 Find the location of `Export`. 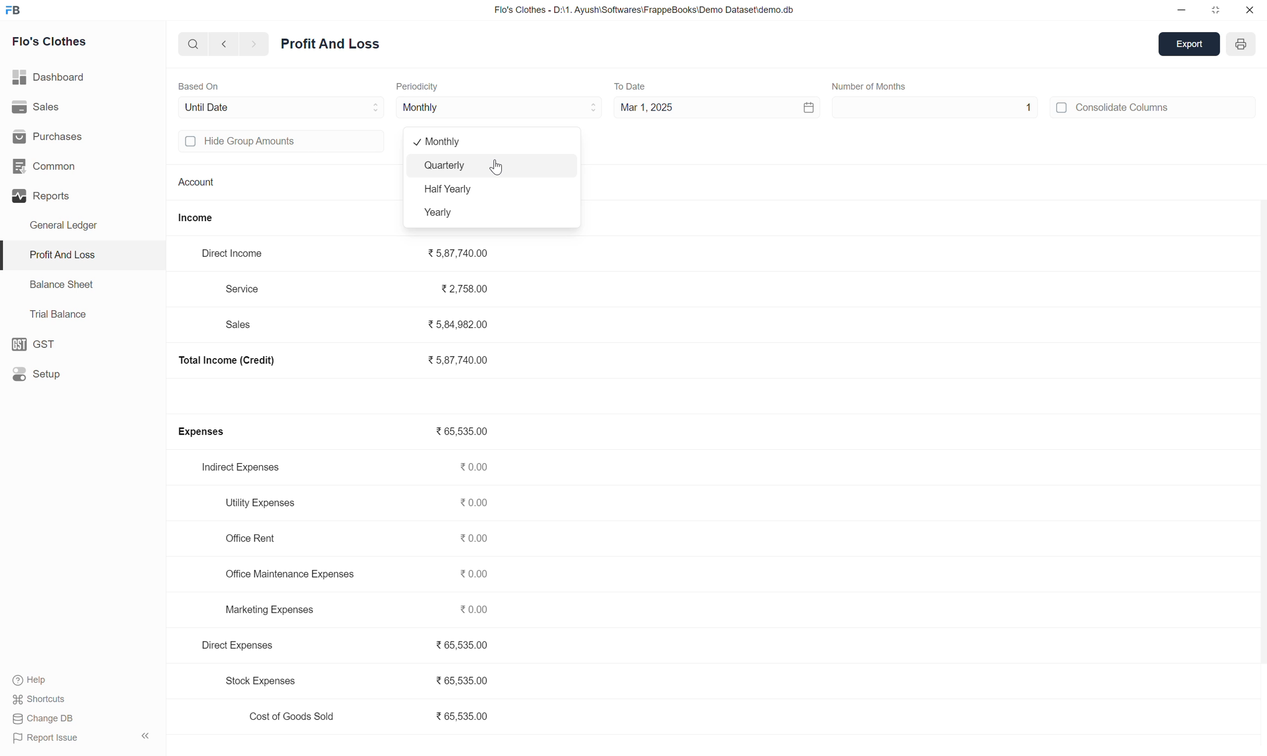

Export is located at coordinates (1188, 44).